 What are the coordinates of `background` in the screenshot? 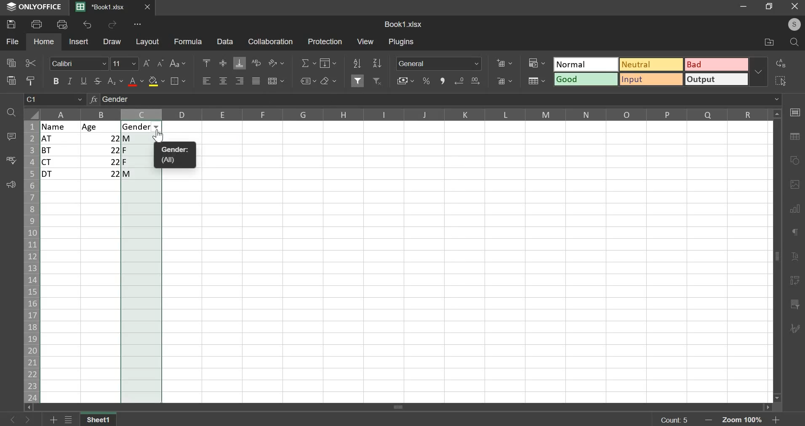 It's located at (156, 81).